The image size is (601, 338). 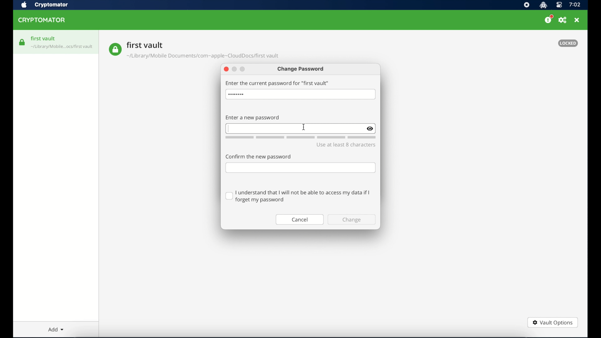 I want to click on close, so click(x=226, y=69).